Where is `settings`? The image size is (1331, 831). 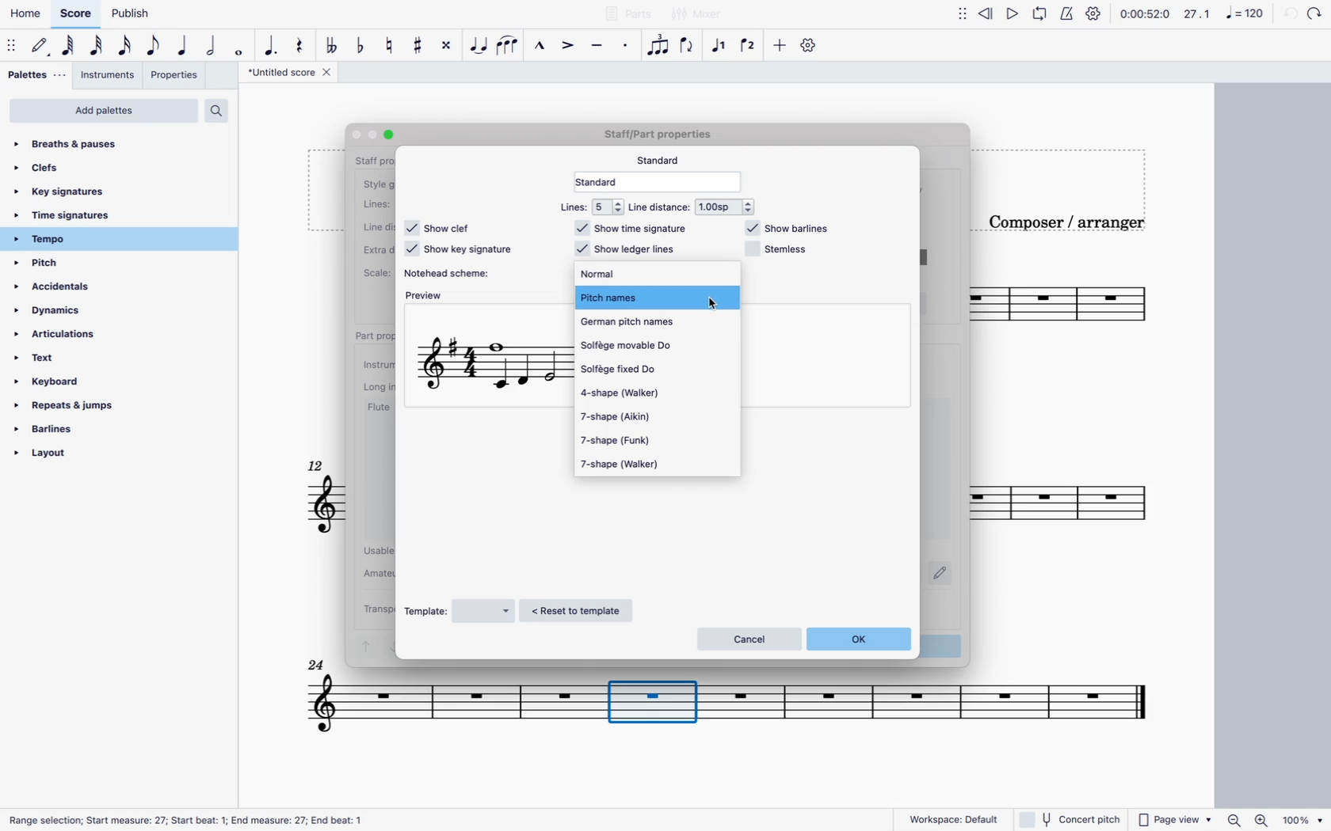
settings is located at coordinates (1095, 15).